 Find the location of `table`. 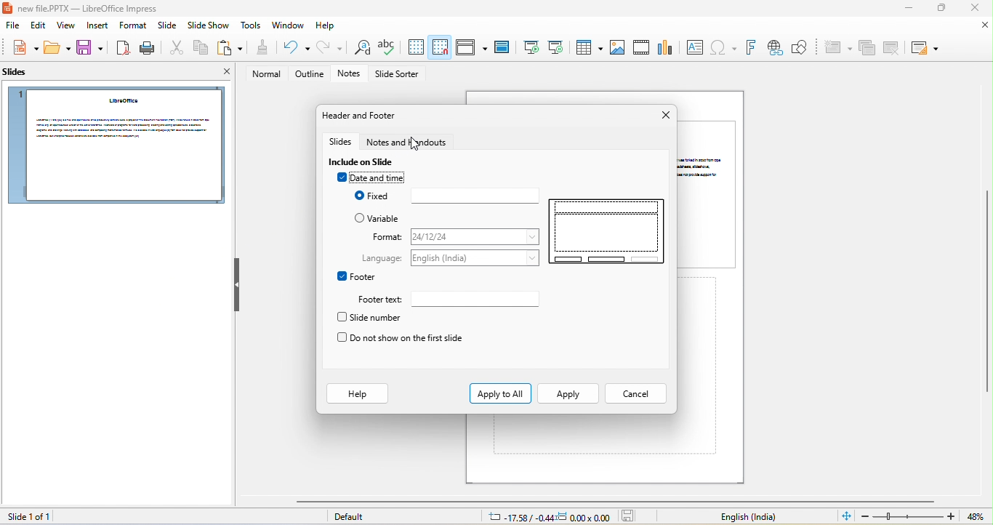

table is located at coordinates (587, 47).